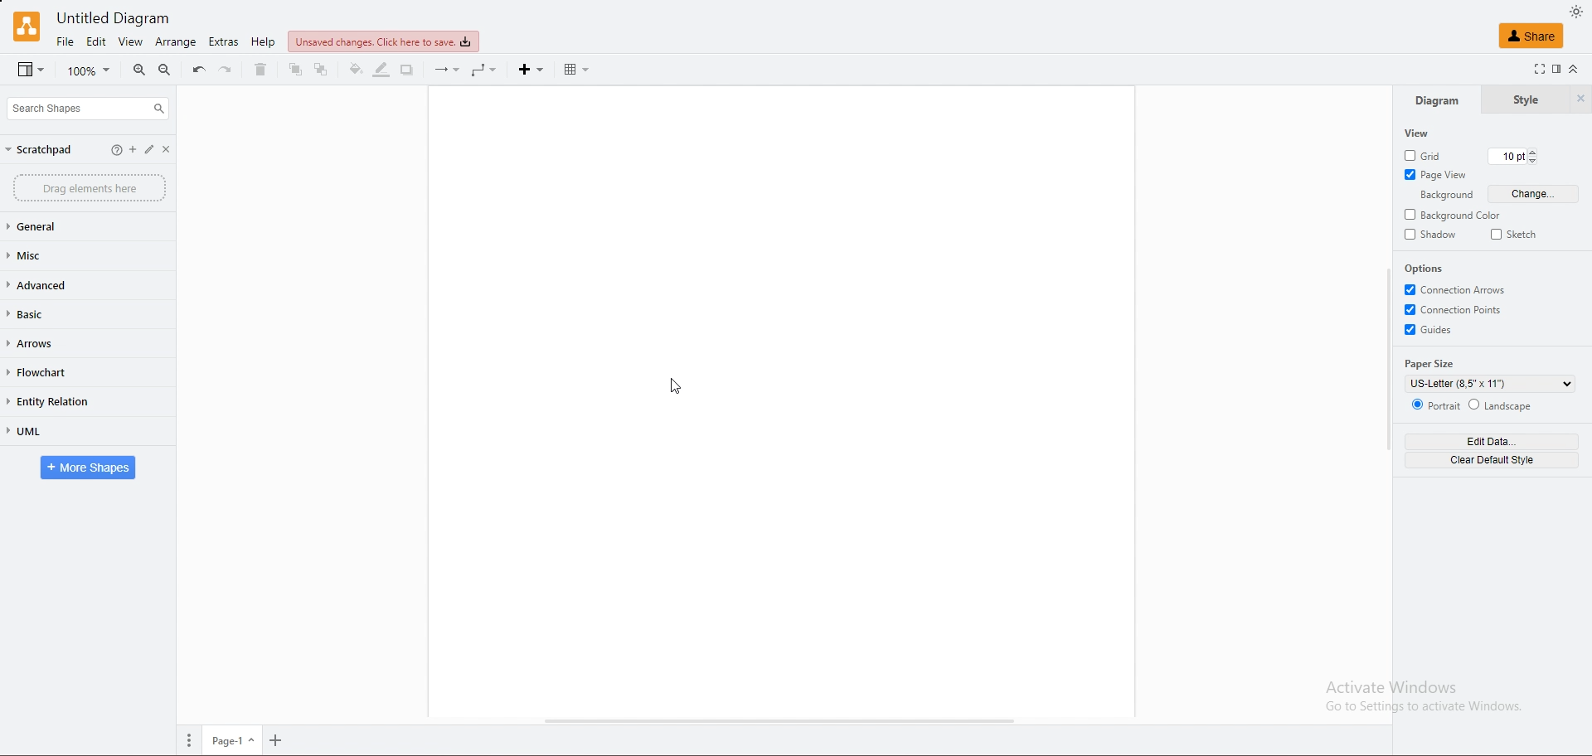 This screenshot has width=1592, height=756. What do you see at coordinates (1459, 289) in the screenshot?
I see `connection arrows` at bounding box center [1459, 289].